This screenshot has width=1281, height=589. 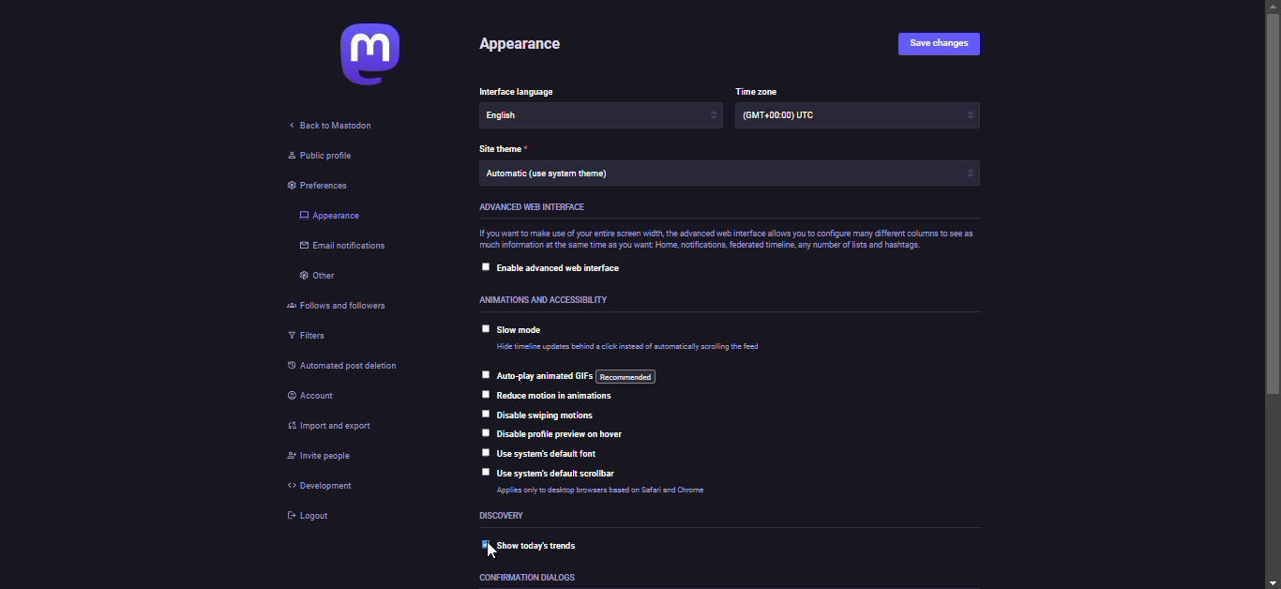 What do you see at coordinates (554, 454) in the screenshot?
I see `use system's default font` at bounding box center [554, 454].